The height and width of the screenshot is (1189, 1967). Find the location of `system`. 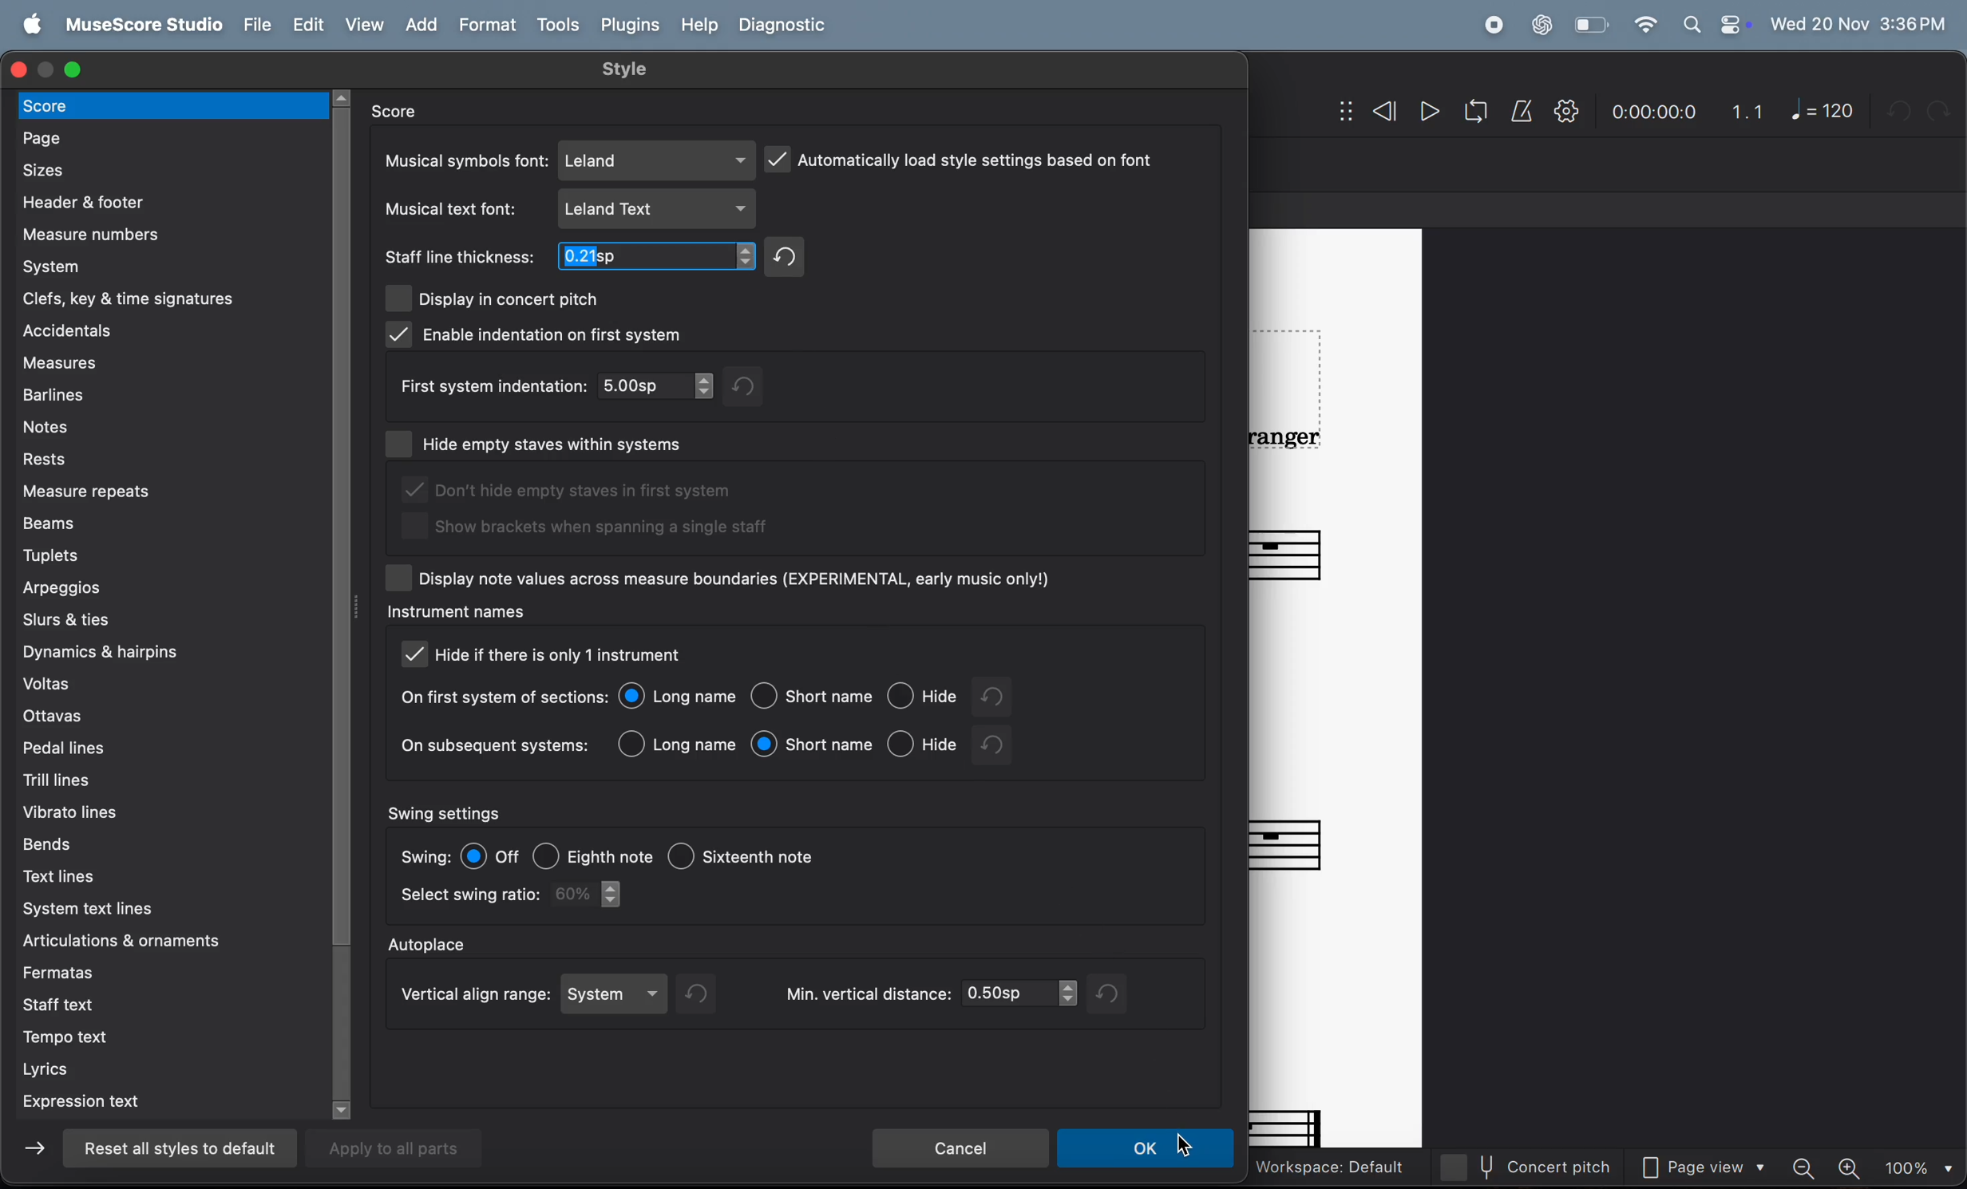

system is located at coordinates (618, 994).